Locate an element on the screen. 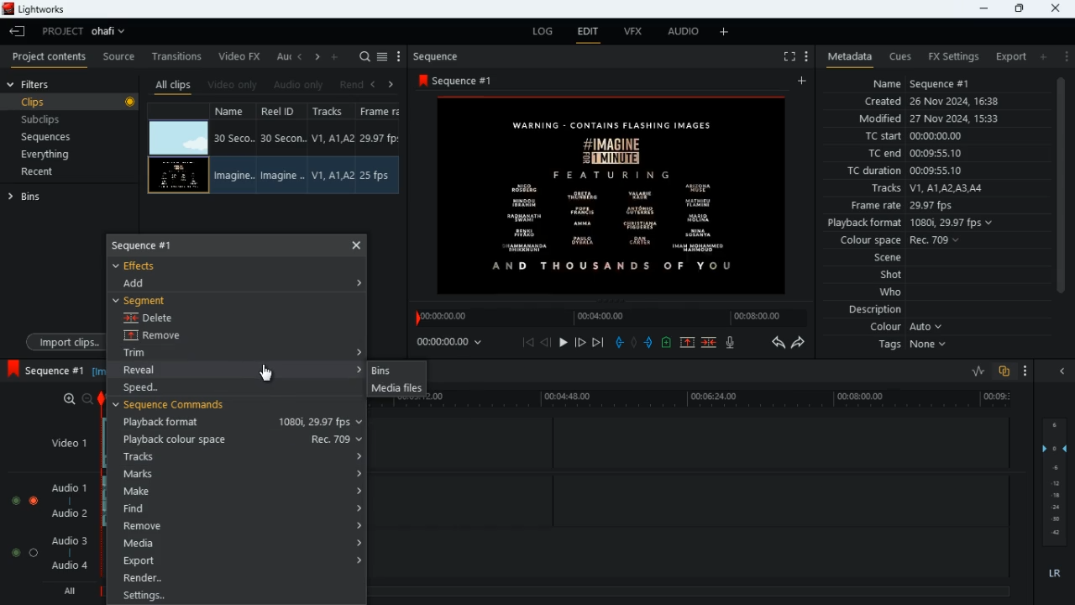  subclips is located at coordinates (64, 119).